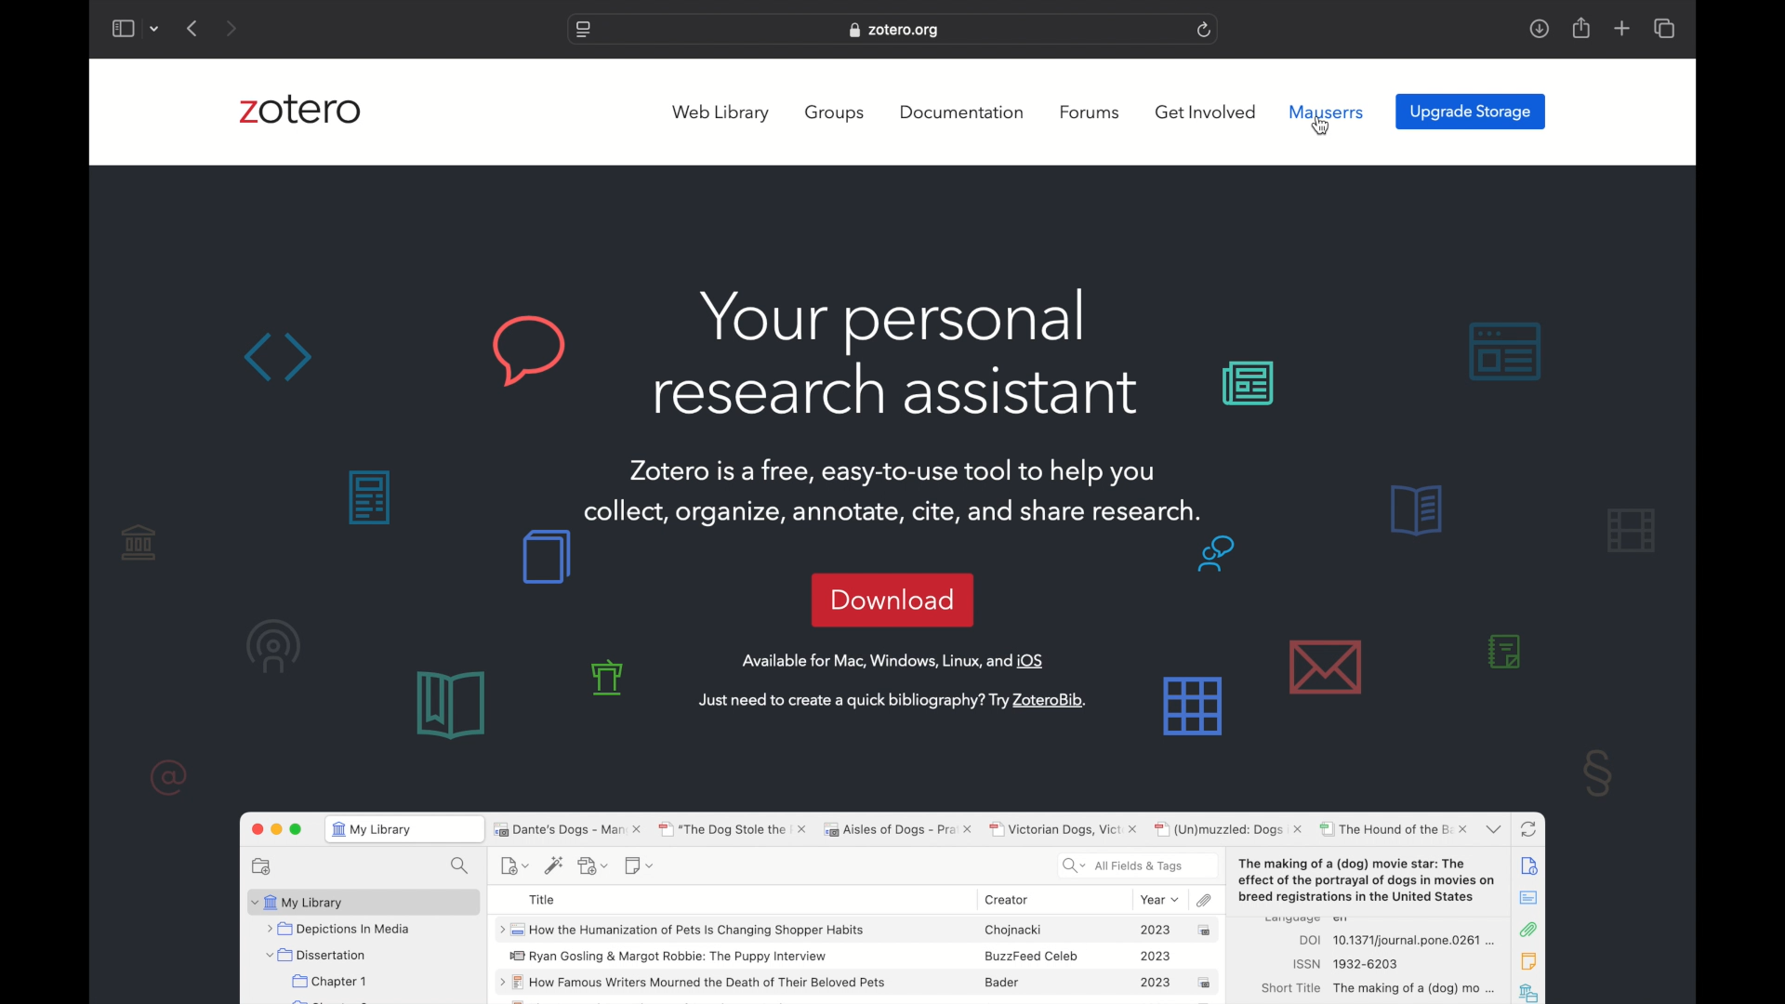 The width and height of the screenshot is (1785, 1004). What do you see at coordinates (581, 31) in the screenshot?
I see `website settings` at bounding box center [581, 31].